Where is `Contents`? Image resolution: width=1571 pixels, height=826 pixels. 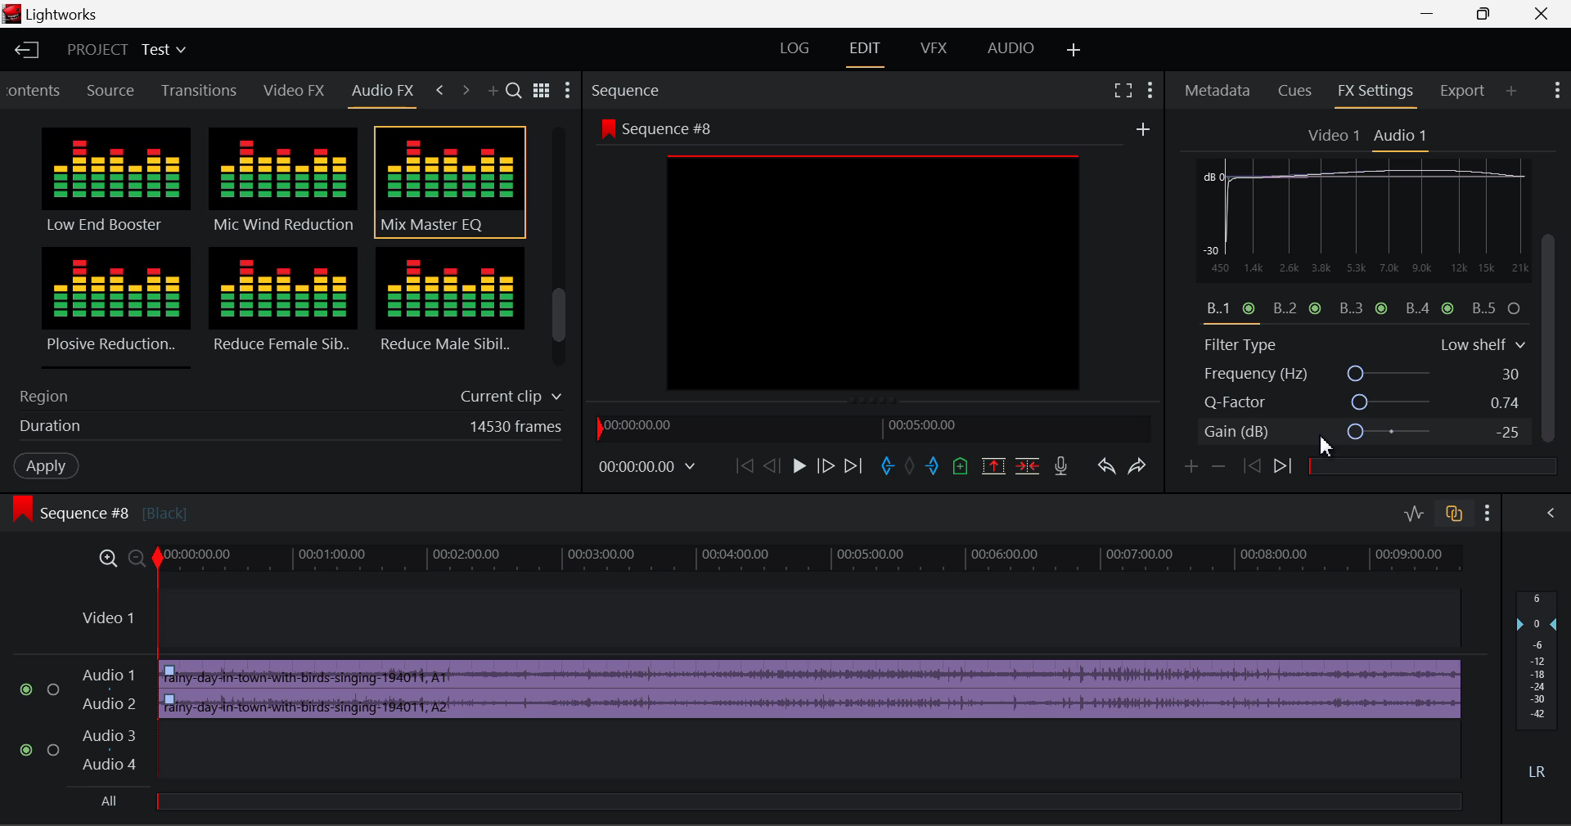 Contents is located at coordinates (35, 88).